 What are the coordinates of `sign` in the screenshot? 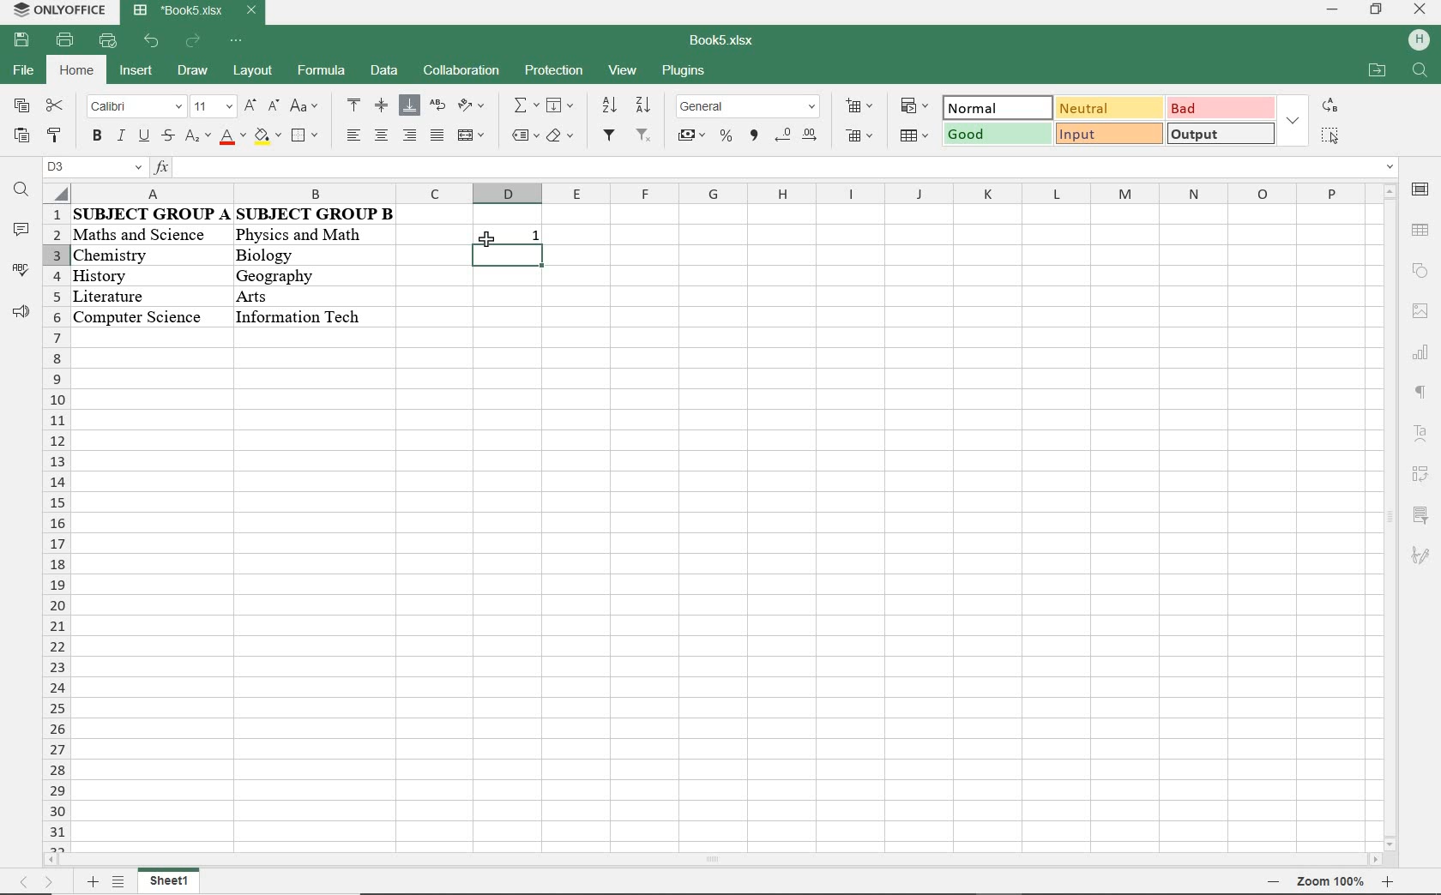 It's located at (1425, 518).